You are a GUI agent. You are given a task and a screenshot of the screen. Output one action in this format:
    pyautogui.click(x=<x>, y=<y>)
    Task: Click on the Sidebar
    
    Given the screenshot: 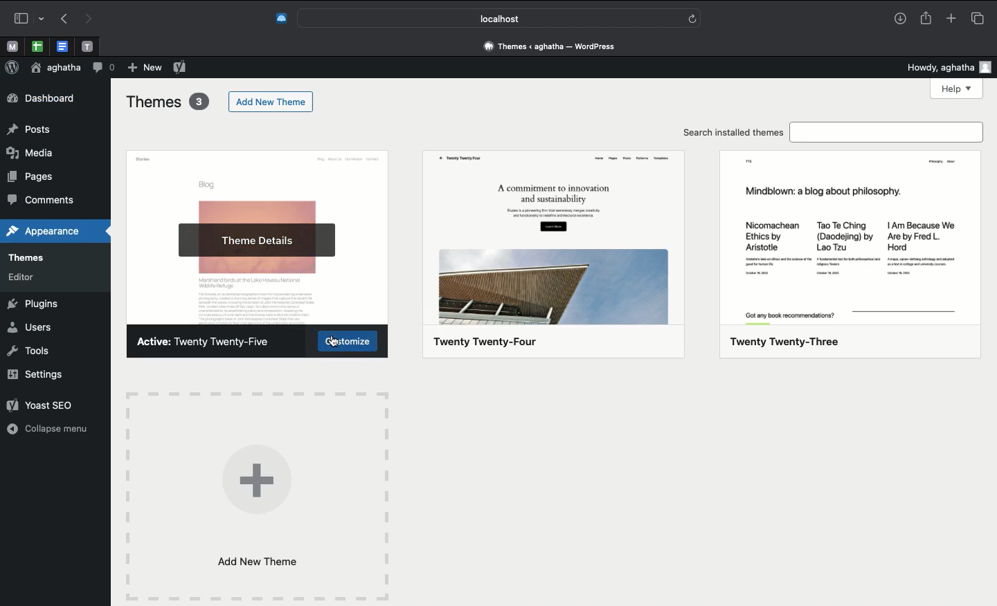 What is the action you would take?
    pyautogui.click(x=26, y=19)
    